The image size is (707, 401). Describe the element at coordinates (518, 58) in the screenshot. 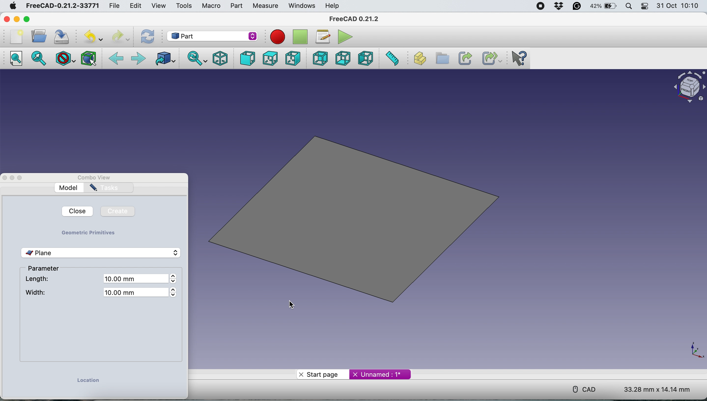

I see `What's this?` at that location.